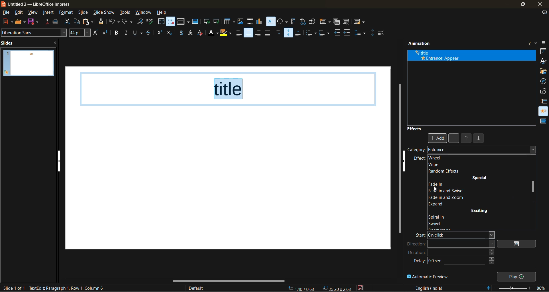 The width and height of the screenshot is (549, 292). Describe the element at coordinates (214, 33) in the screenshot. I see `font color` at that location.